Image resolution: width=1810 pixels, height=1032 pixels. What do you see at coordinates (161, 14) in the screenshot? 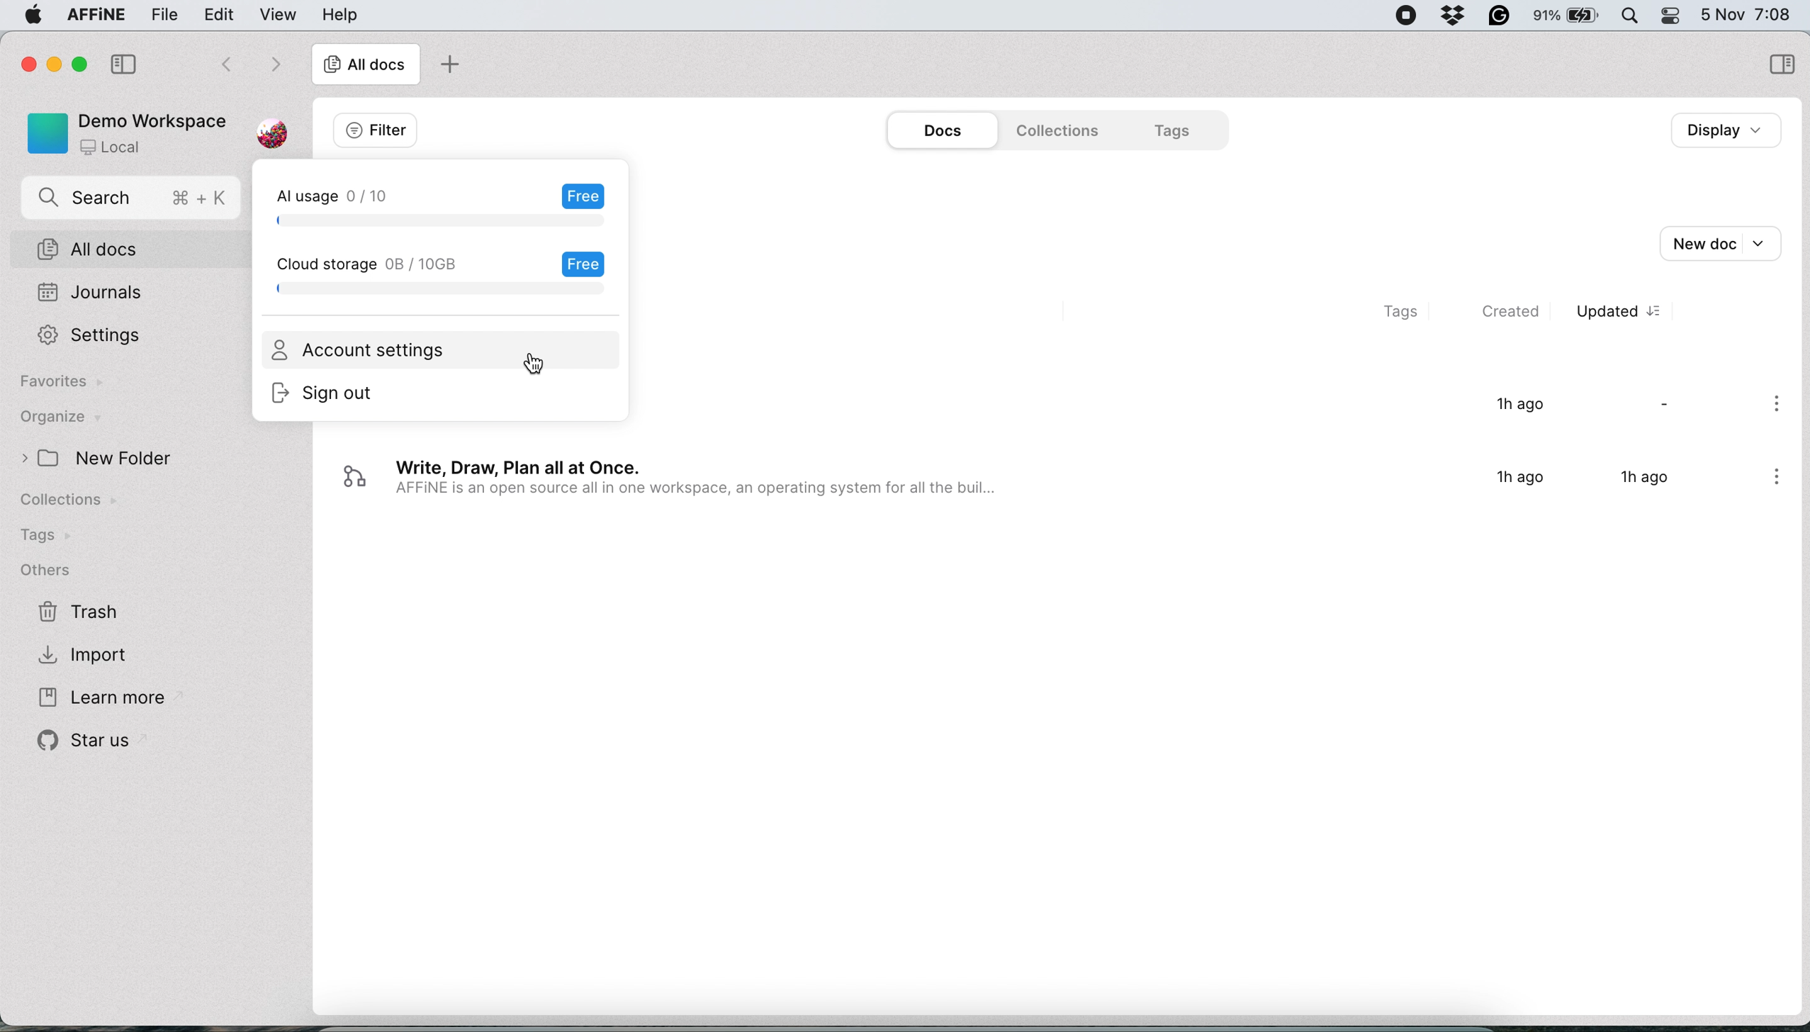
I see `file` at bounding box center [161, 14].